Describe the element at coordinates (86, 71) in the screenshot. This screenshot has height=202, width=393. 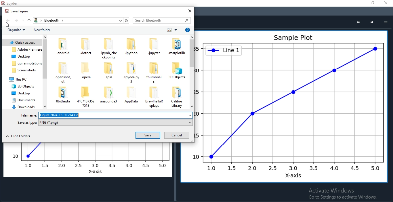
I see `files` at that location.